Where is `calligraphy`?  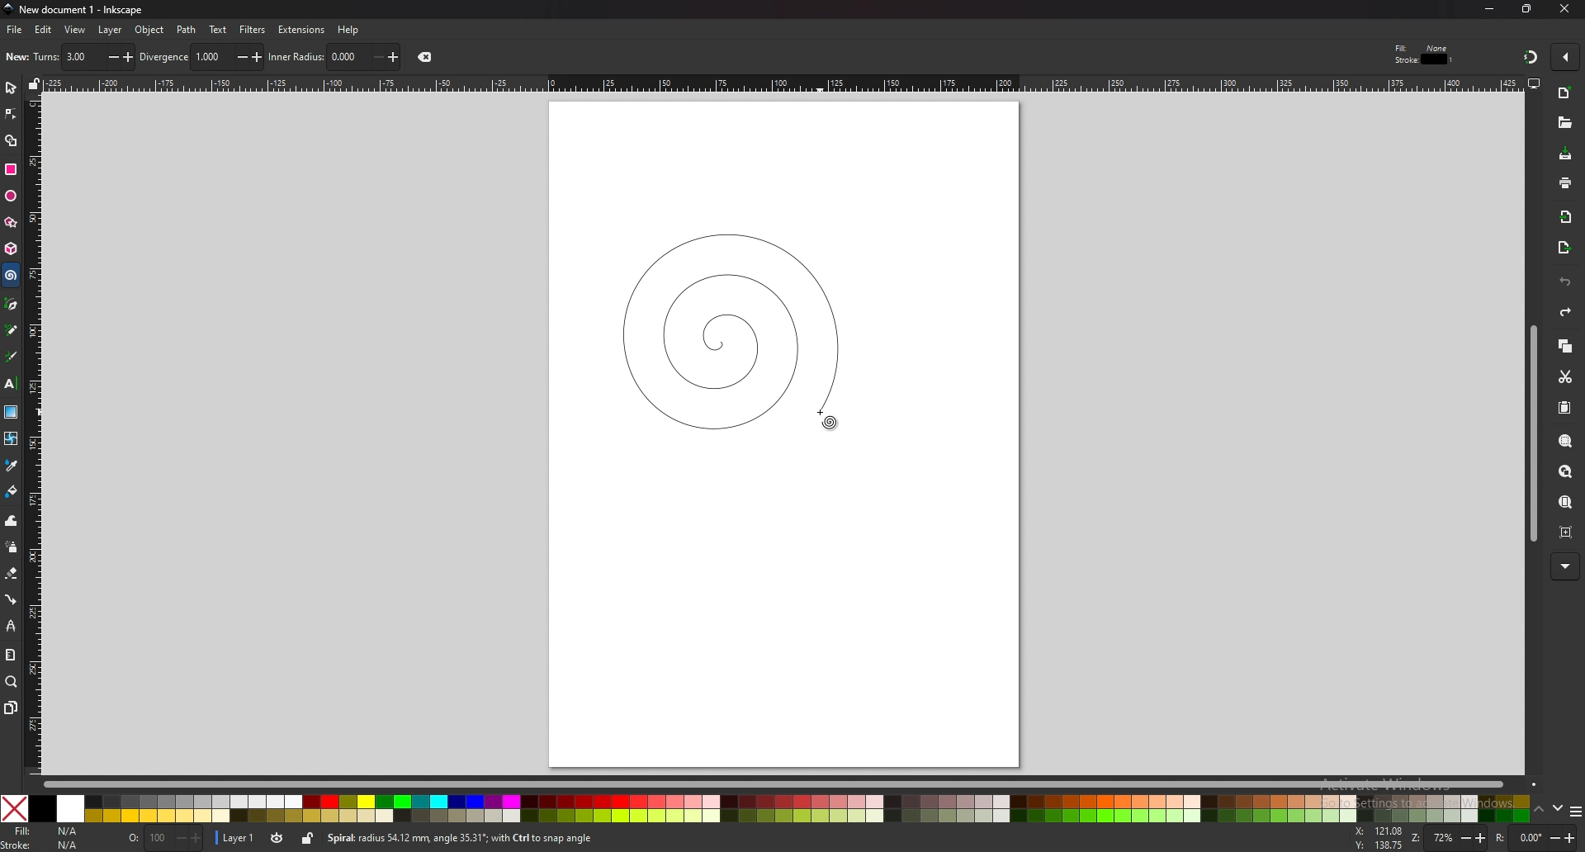
calligraphy is located at coordinates (12, 356).